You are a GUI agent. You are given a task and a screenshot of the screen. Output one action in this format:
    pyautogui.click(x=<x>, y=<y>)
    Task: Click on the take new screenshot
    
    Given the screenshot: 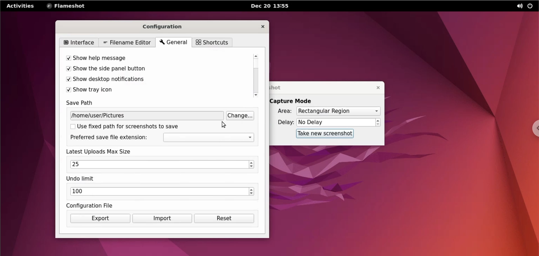 What is the action you would take?
    pyautogui.click(x=324, y=134)
    